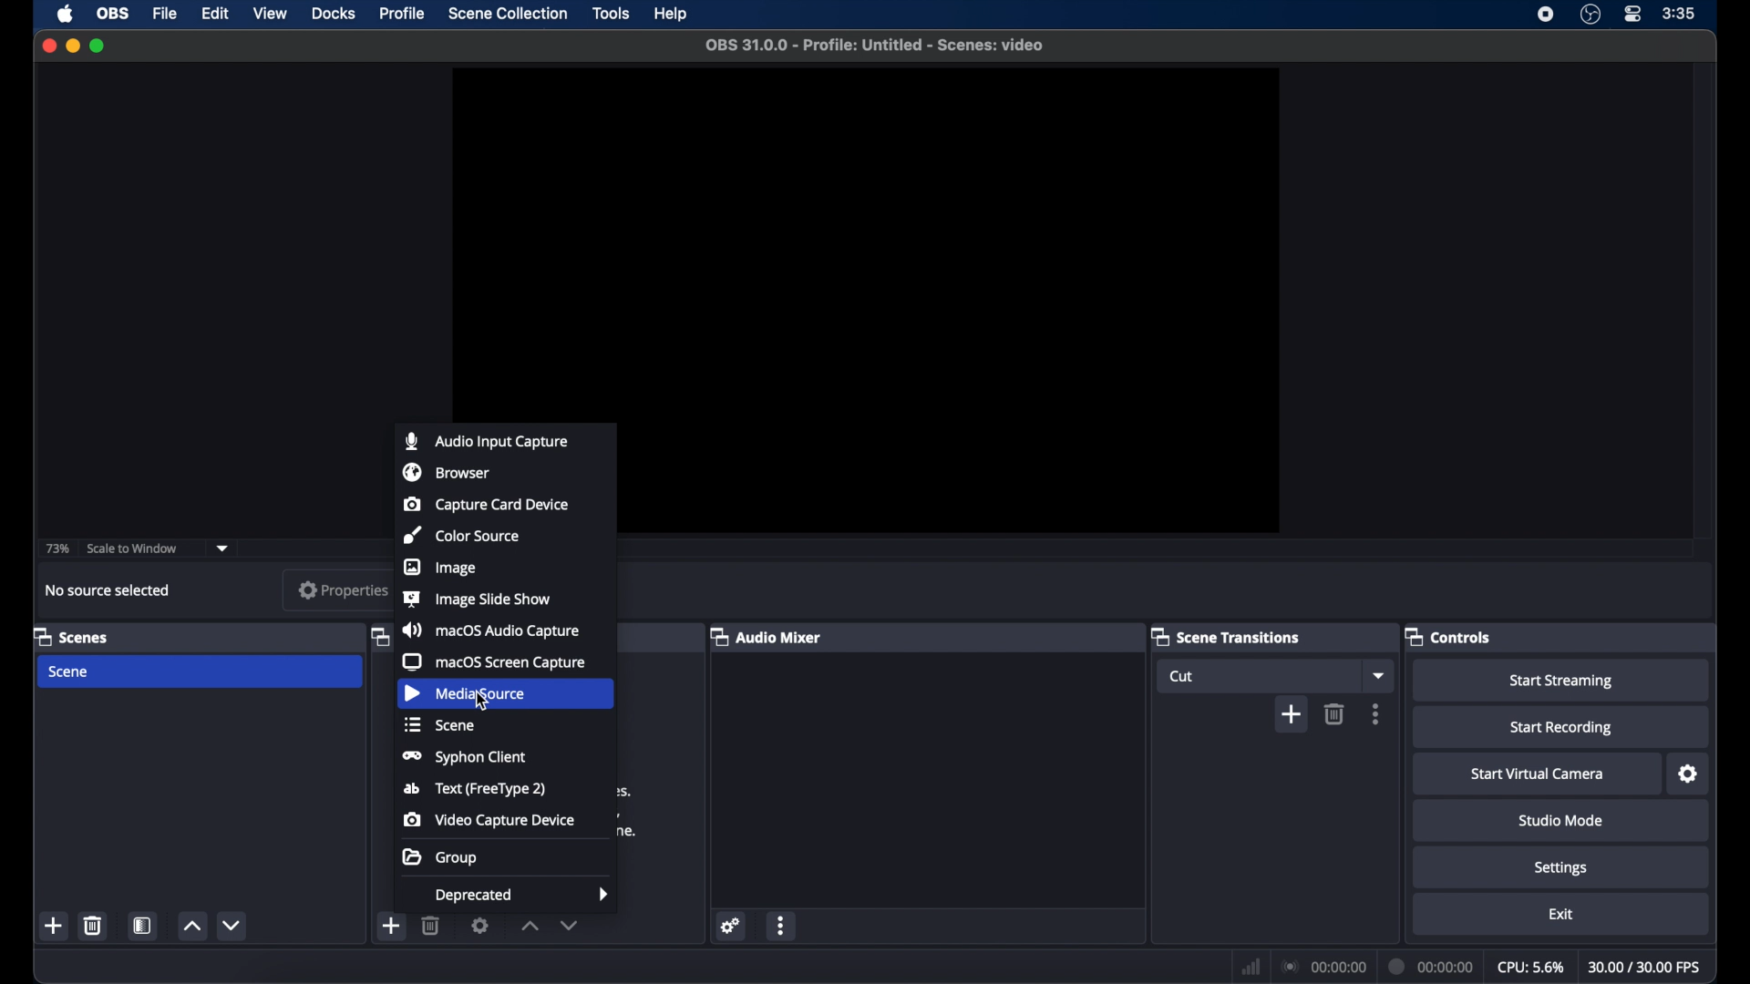 Image resolution: width=1750 pixels, height=984 pixels. I want to click on help, so click(673, 14).